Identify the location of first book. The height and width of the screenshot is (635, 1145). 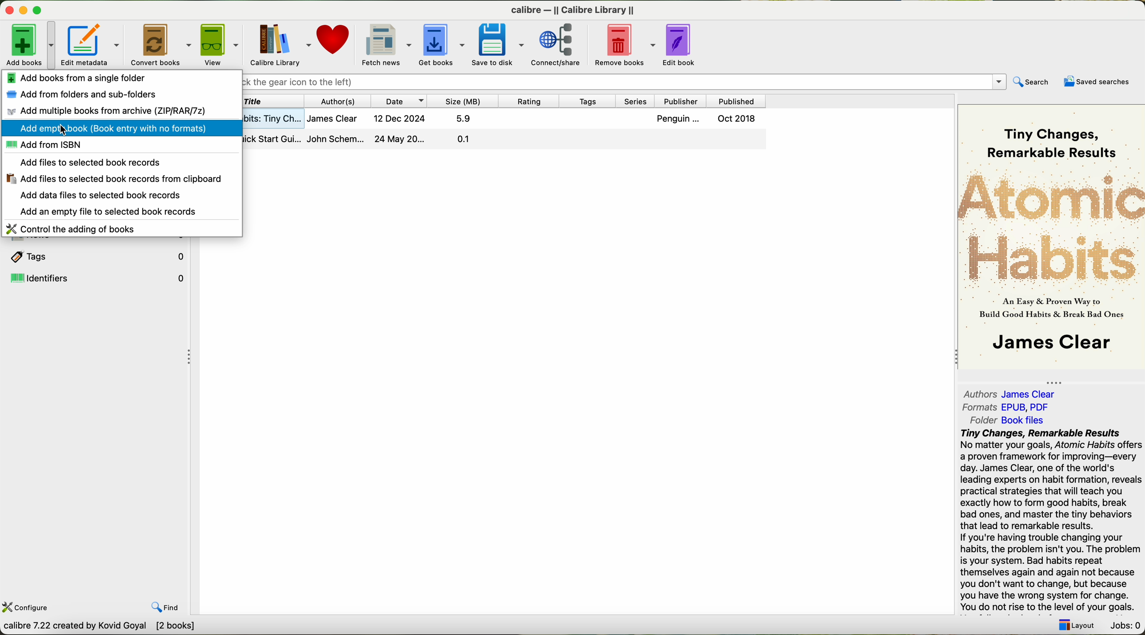
(507, 120).